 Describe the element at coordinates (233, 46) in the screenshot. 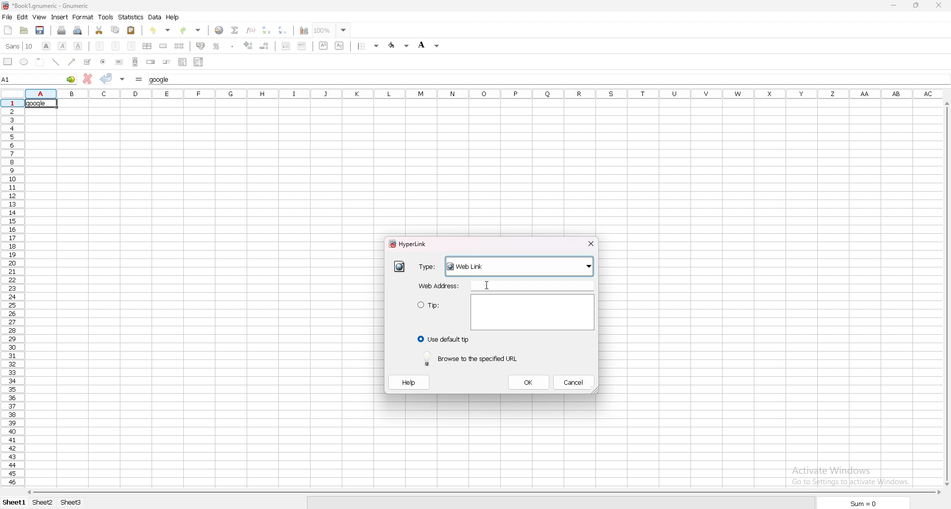

I see `thousands separator` at that location.